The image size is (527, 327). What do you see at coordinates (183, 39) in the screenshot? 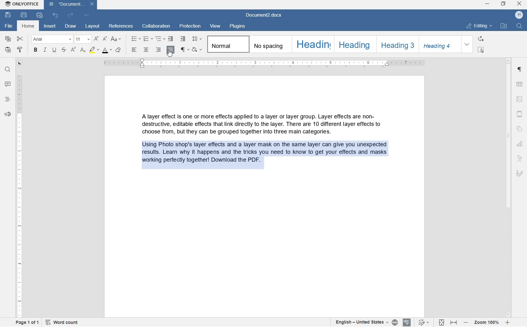
I see `INCREASE INDENT` at bounding box center [183, 39].